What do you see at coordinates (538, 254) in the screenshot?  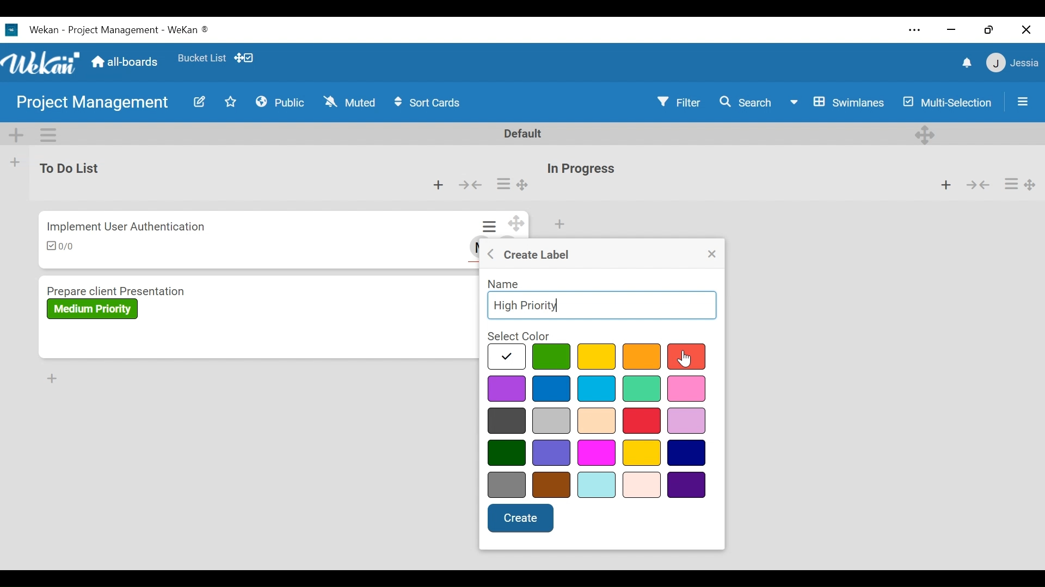 I see `Create label` at bounding box center [538, 254].